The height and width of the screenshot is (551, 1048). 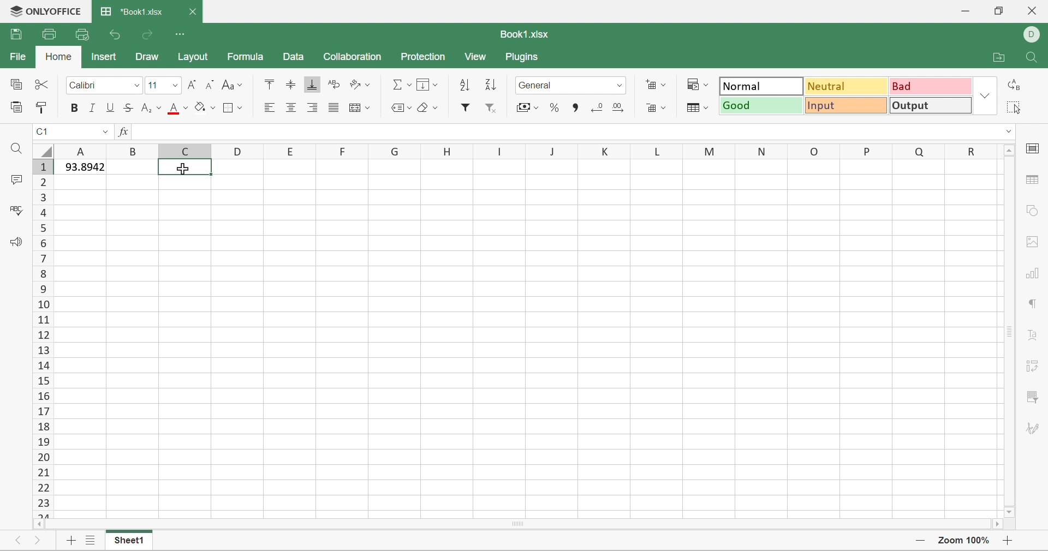 I want to click on *Book1.xlsx, so click(x=130, y=12).